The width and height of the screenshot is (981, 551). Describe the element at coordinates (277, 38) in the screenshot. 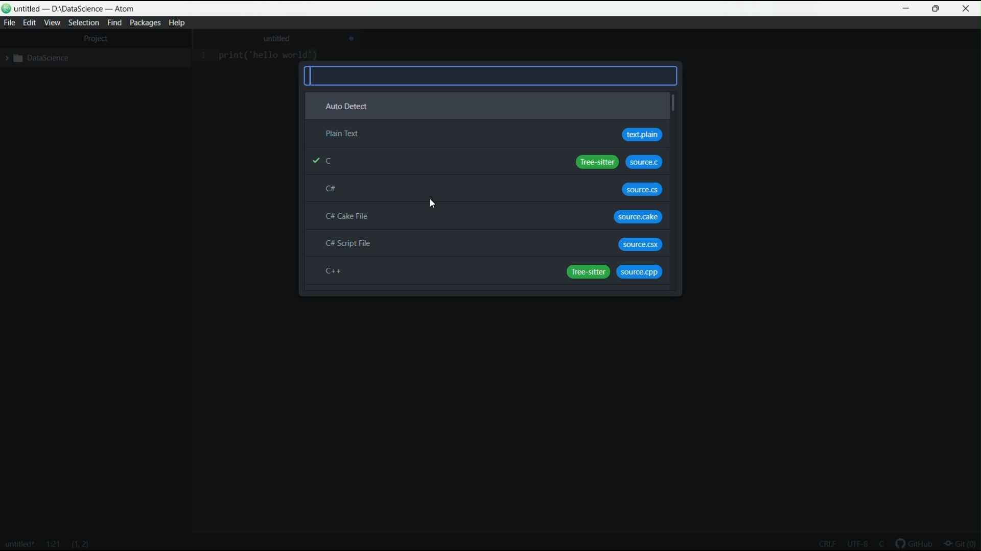

I see `untitled` at that location.